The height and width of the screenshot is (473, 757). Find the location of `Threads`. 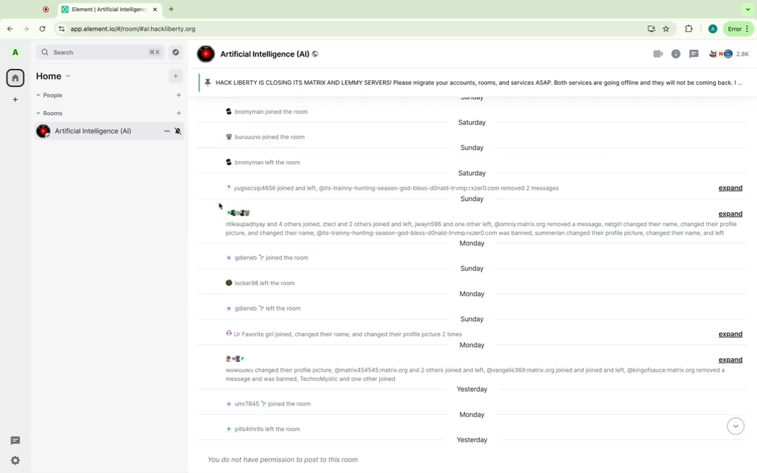

Threads is located at coordinates (694, 54).